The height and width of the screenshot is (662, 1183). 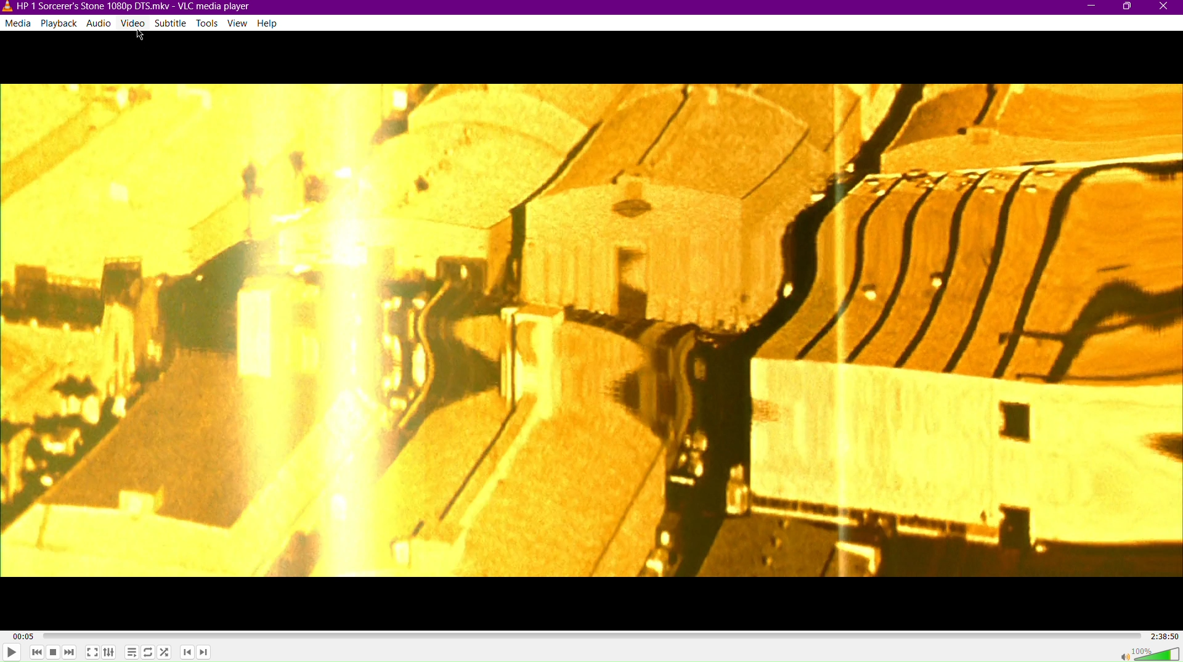 I want to click on wallpaper, so click(x=592, y=331).